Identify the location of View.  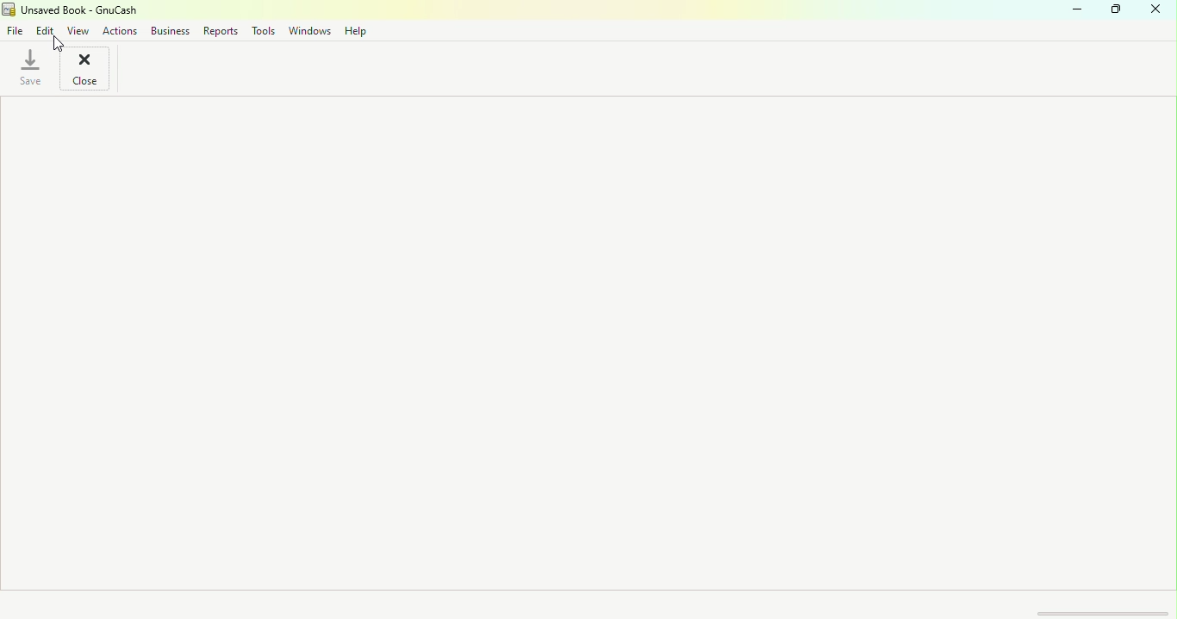
(79, 31).